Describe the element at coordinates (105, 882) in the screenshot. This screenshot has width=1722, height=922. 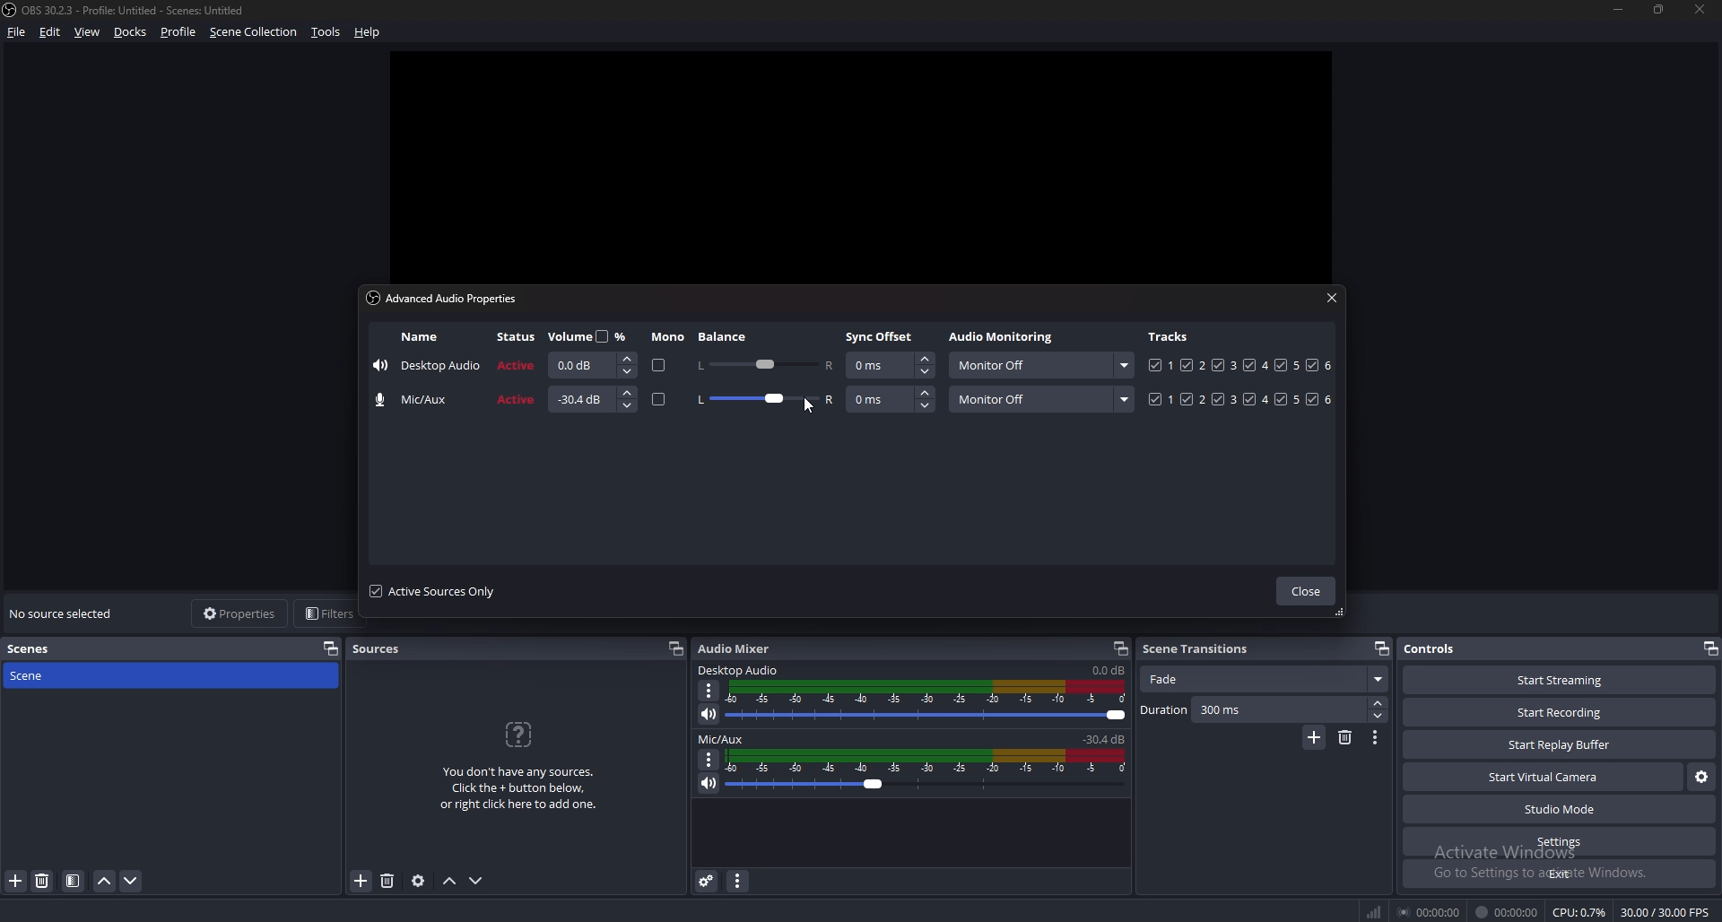
I see `move scene up` at that location.